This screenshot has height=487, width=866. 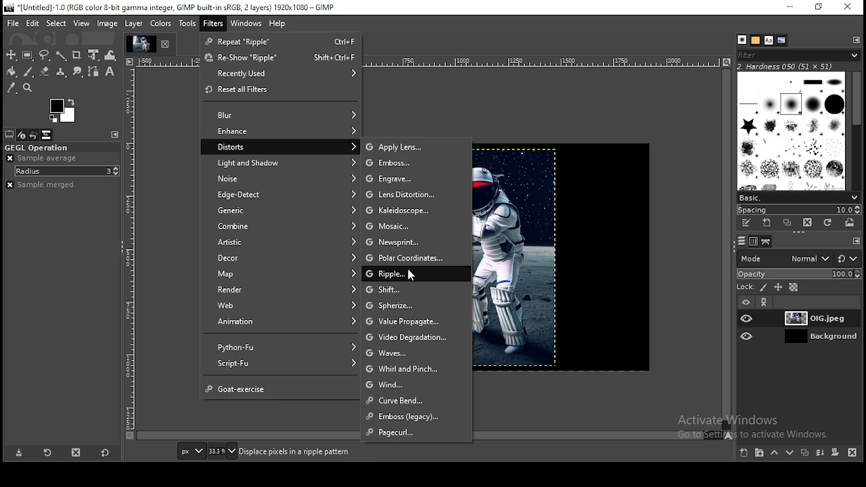 What do you see at coordinates (848, 258) in the screenshot?
I see `switch to another group of modes` at bounding box center [848, 258].